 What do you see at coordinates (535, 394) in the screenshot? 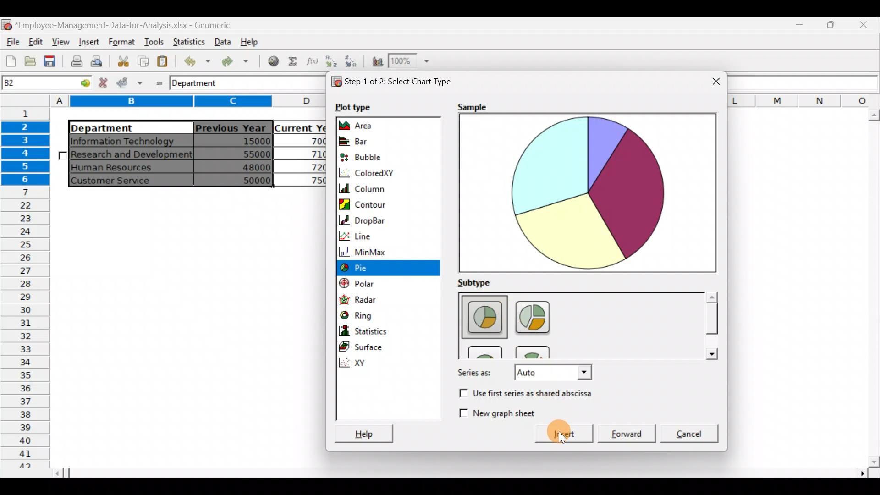
I see `Use first series as shared abscissa` at bounding box center [535, 394].